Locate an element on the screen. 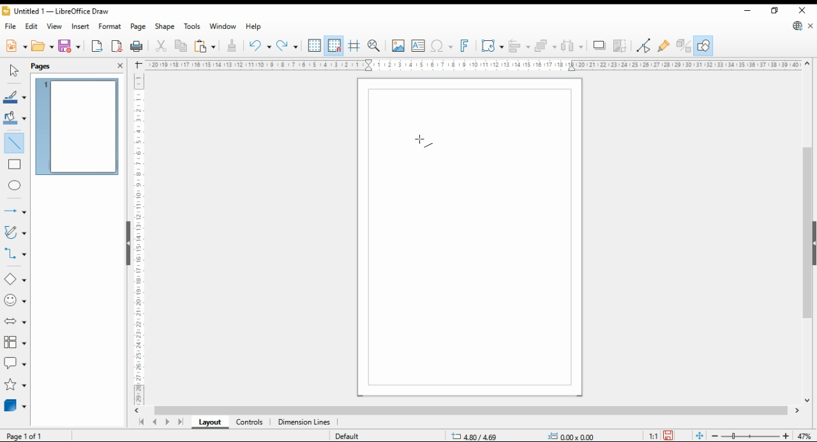 This screenshot has height=442, width=817. default is located at coordinates (356, 437).